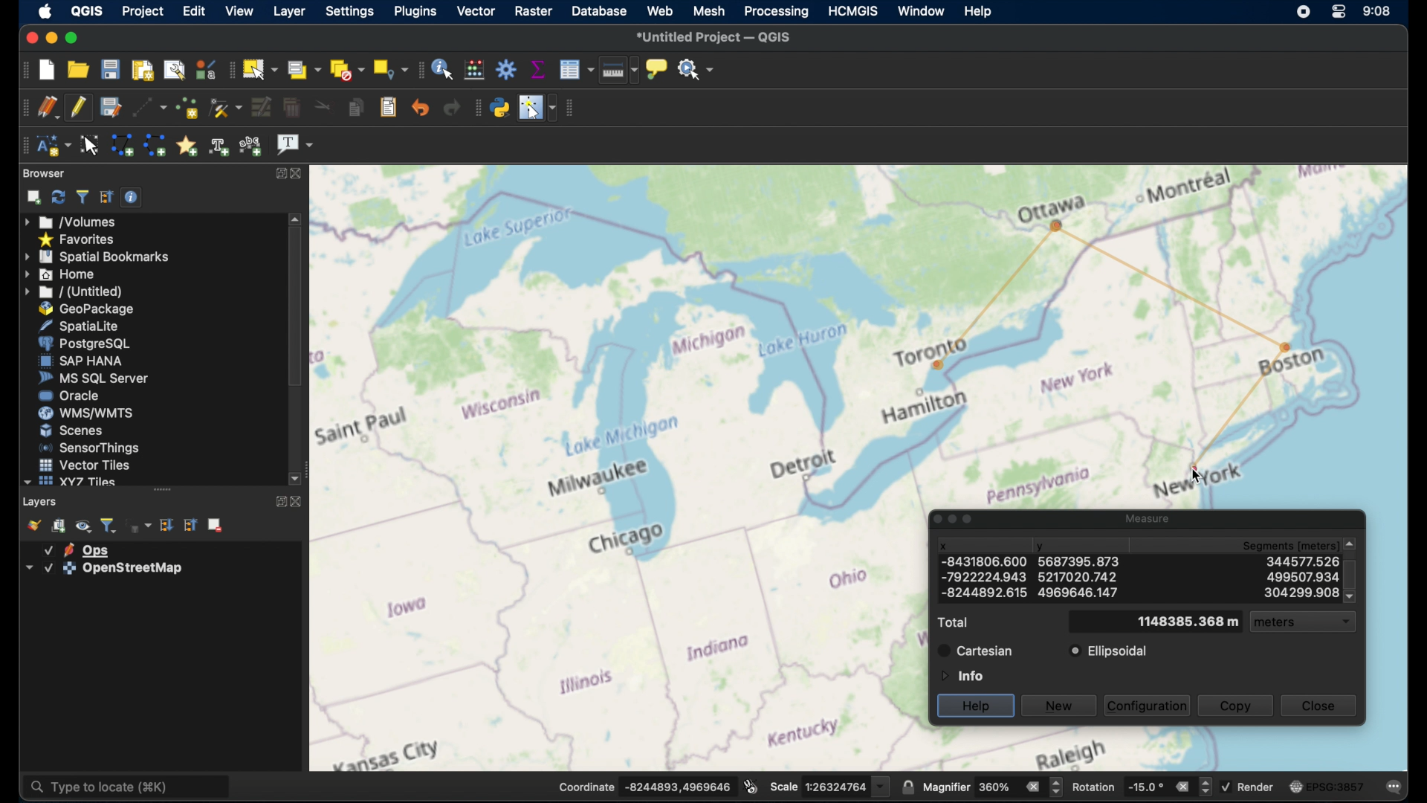 Image resolution: width=1427 pixels, height=803 pixels. What do you see at coordinates (349, 13) in the screenshot?
I see `settings` at bounding box center [349, 13].